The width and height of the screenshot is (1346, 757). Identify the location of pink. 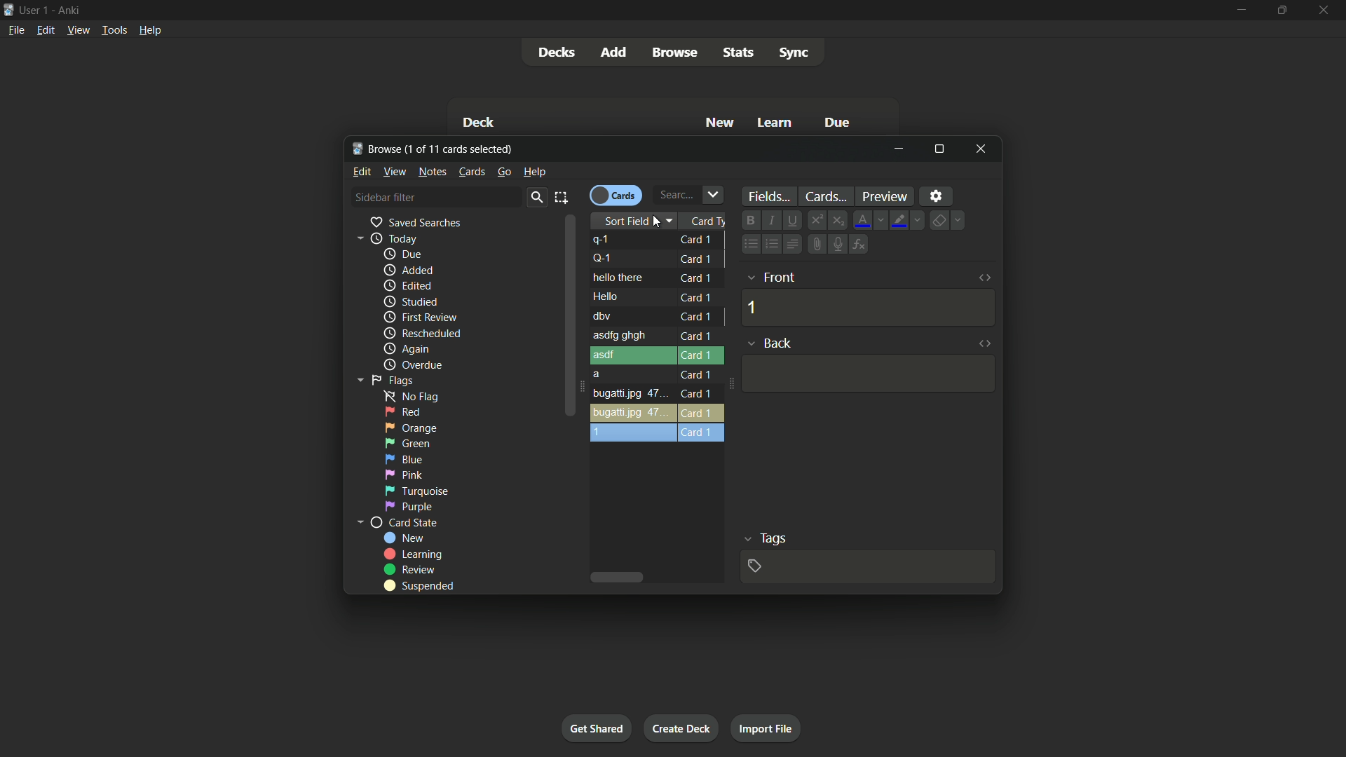
(404, 475).